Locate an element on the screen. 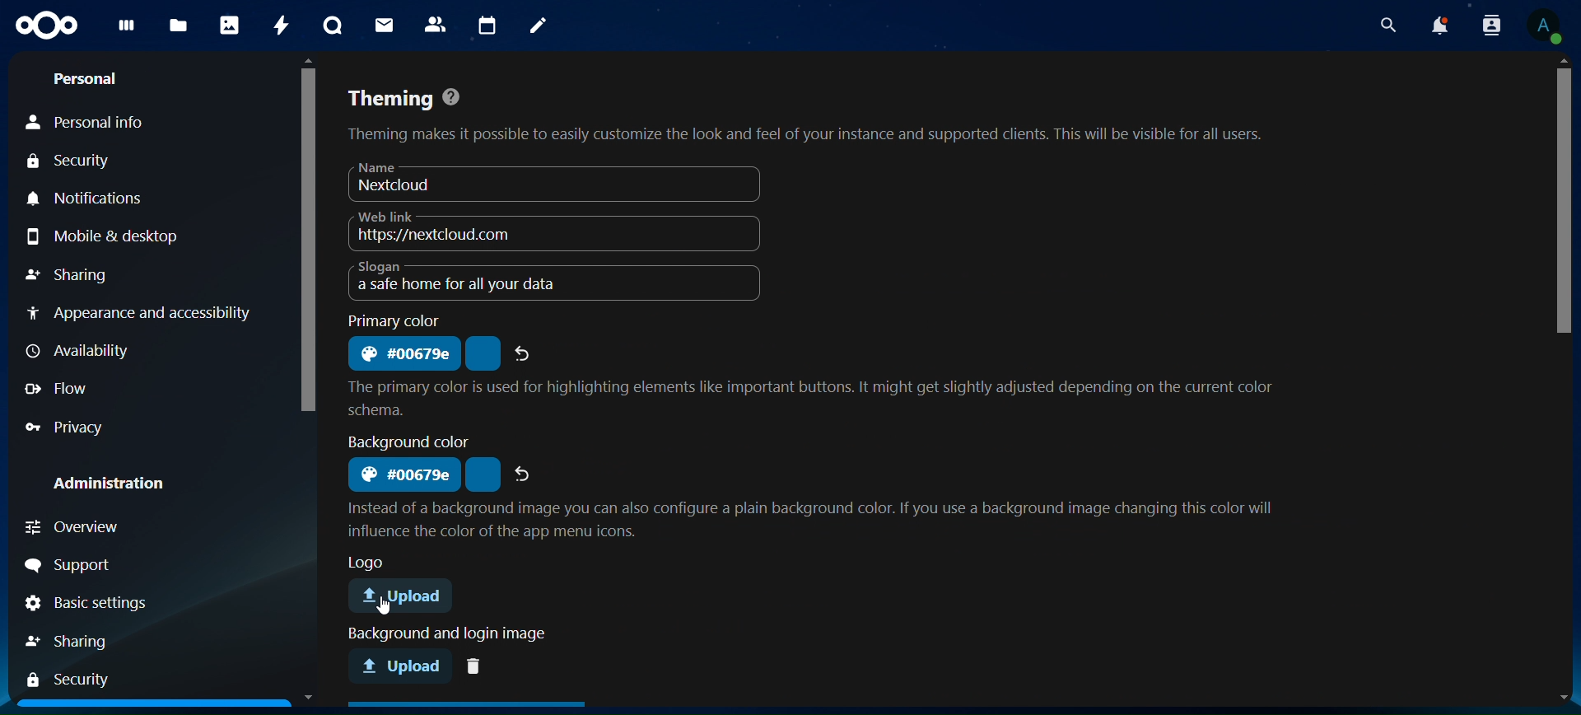 Image resolution: width=1581 pixels, height=715 pixels. nextcloud is located at coordinates (520, 182).